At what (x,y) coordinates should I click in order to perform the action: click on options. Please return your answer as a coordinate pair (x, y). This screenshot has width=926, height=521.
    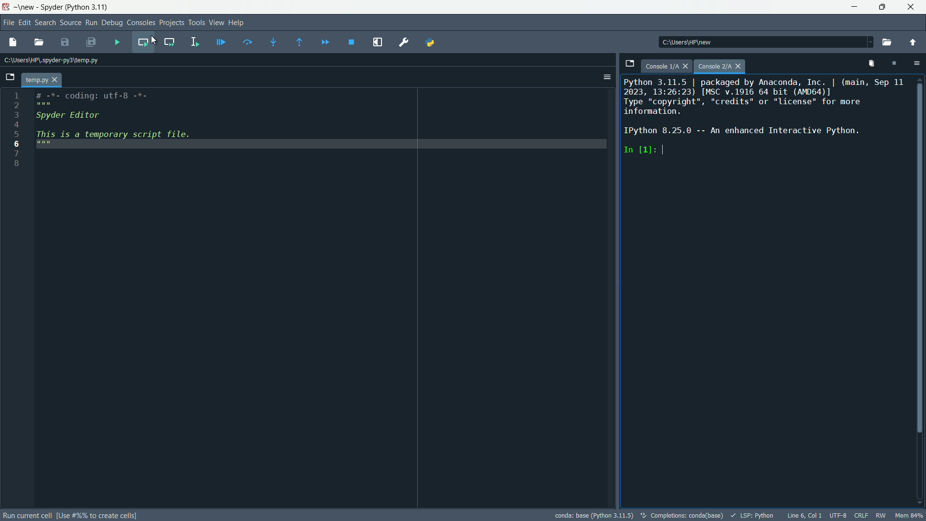
    Looking at the image, I should click on (916, 63).